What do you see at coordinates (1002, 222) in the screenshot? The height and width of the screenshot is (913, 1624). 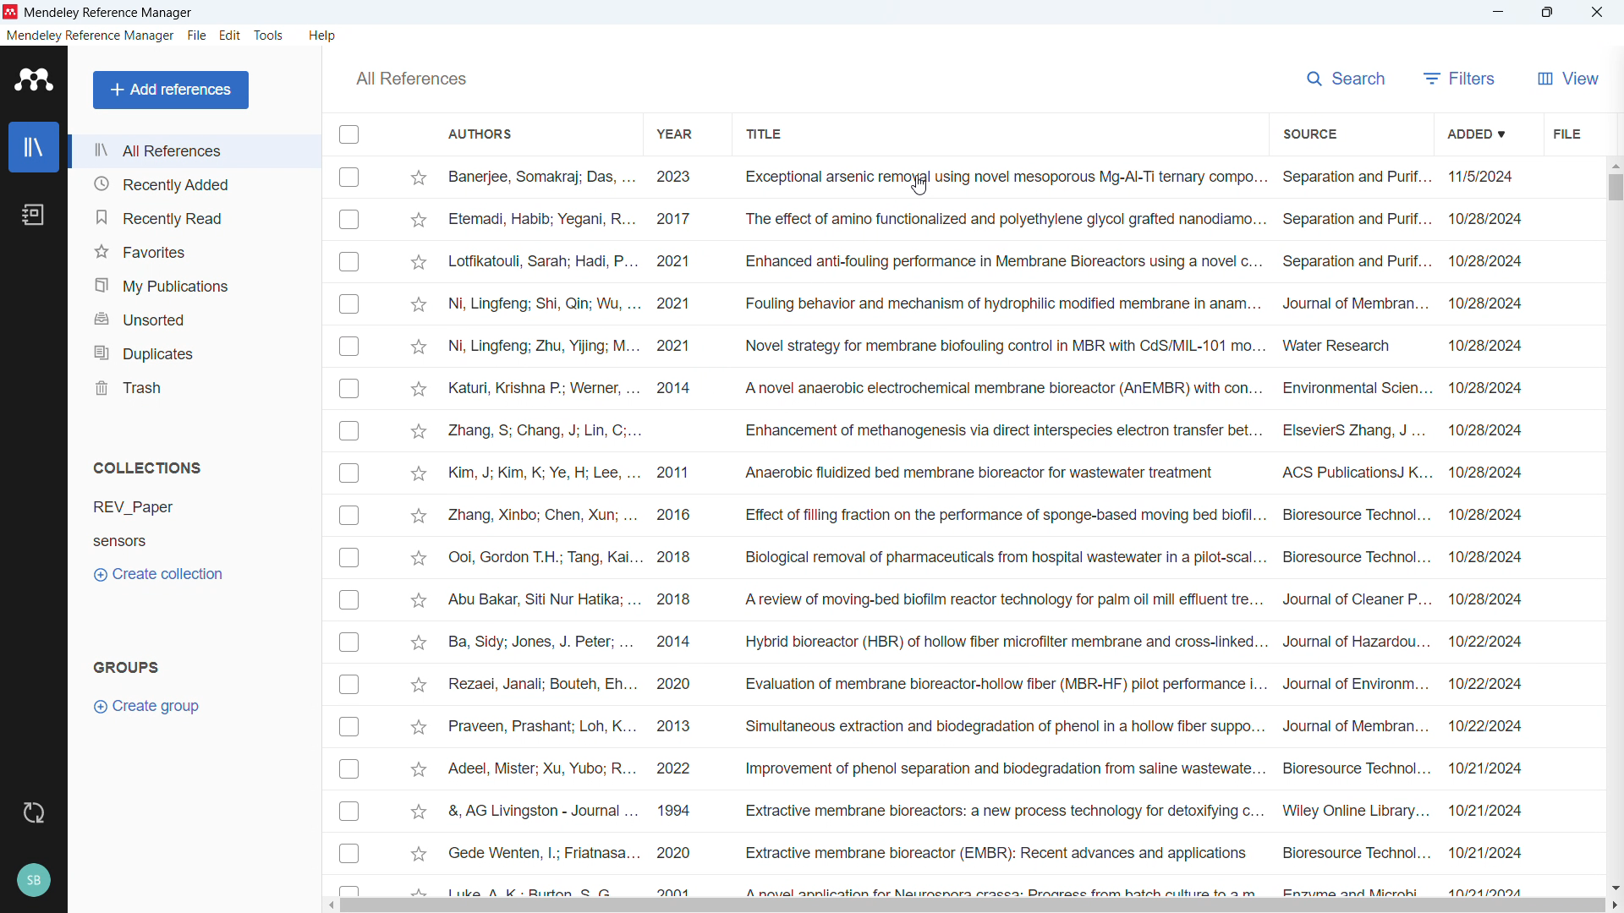 I see `the effect of amino functionalized and polyethylene glycol grafted nanodiamo` at bounding box center [1002, 222].